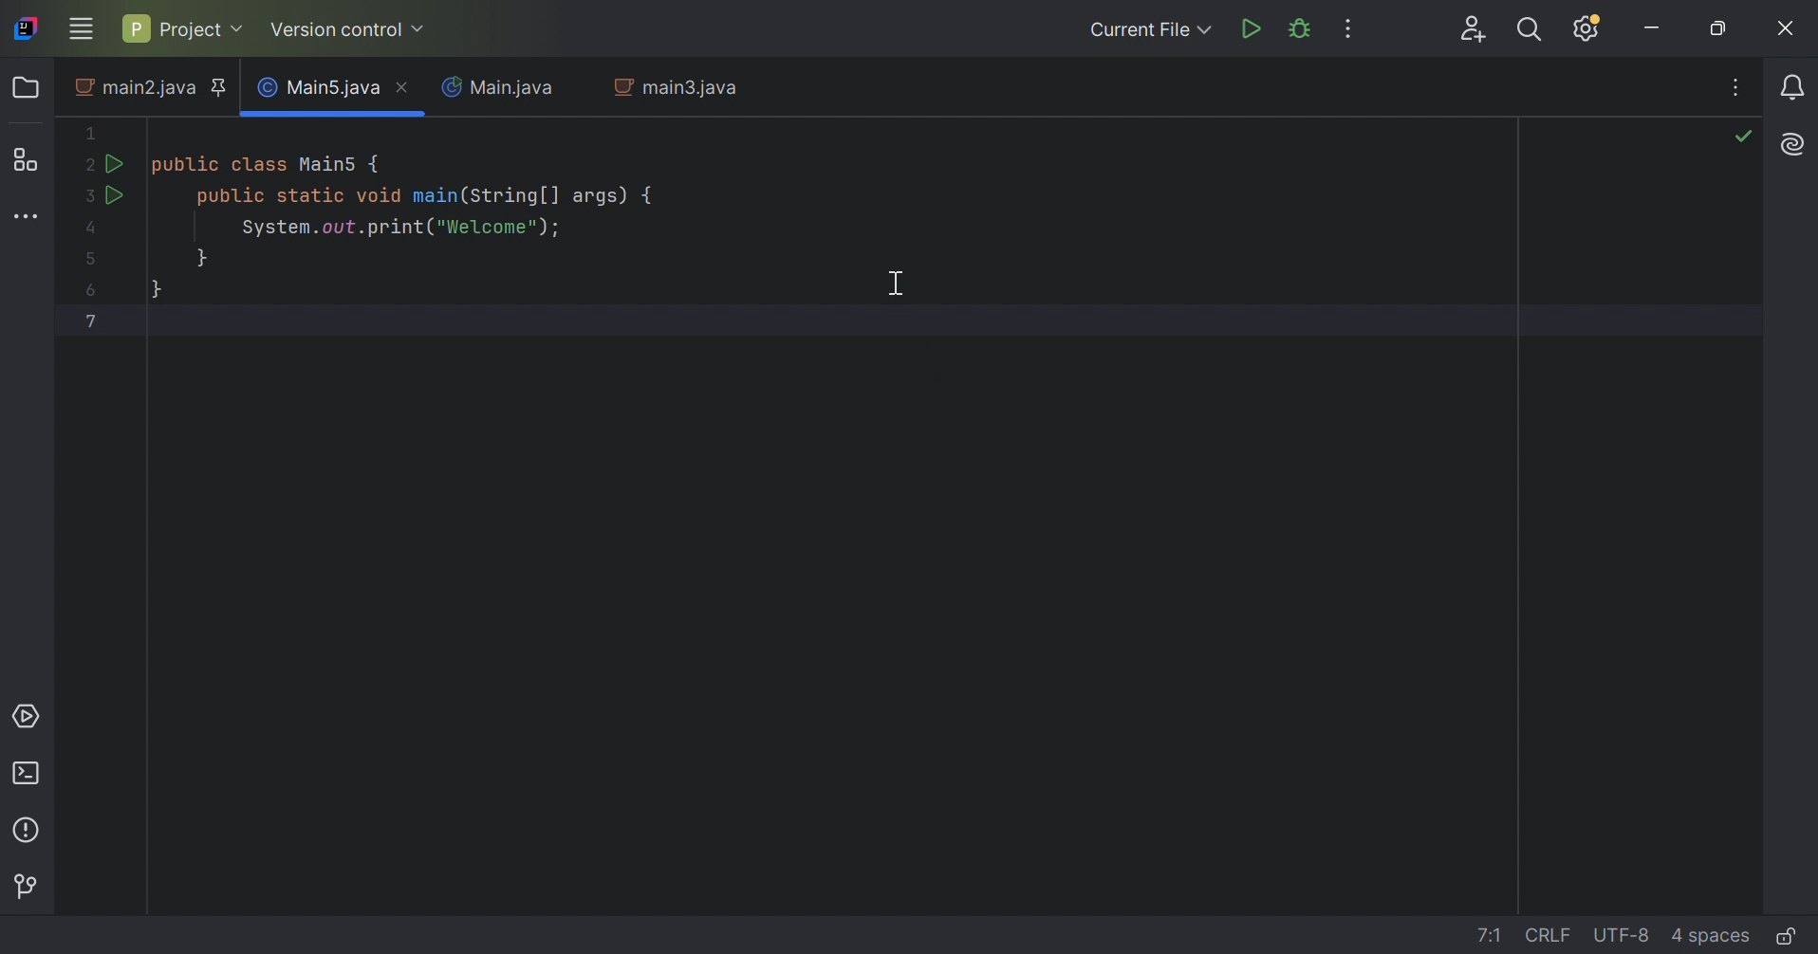 The height and width of the screenshot is (954, 1818). What do you see at coordinates (183, 29) in the screenshot?
I see `Project` at bounding box center [183, 29].